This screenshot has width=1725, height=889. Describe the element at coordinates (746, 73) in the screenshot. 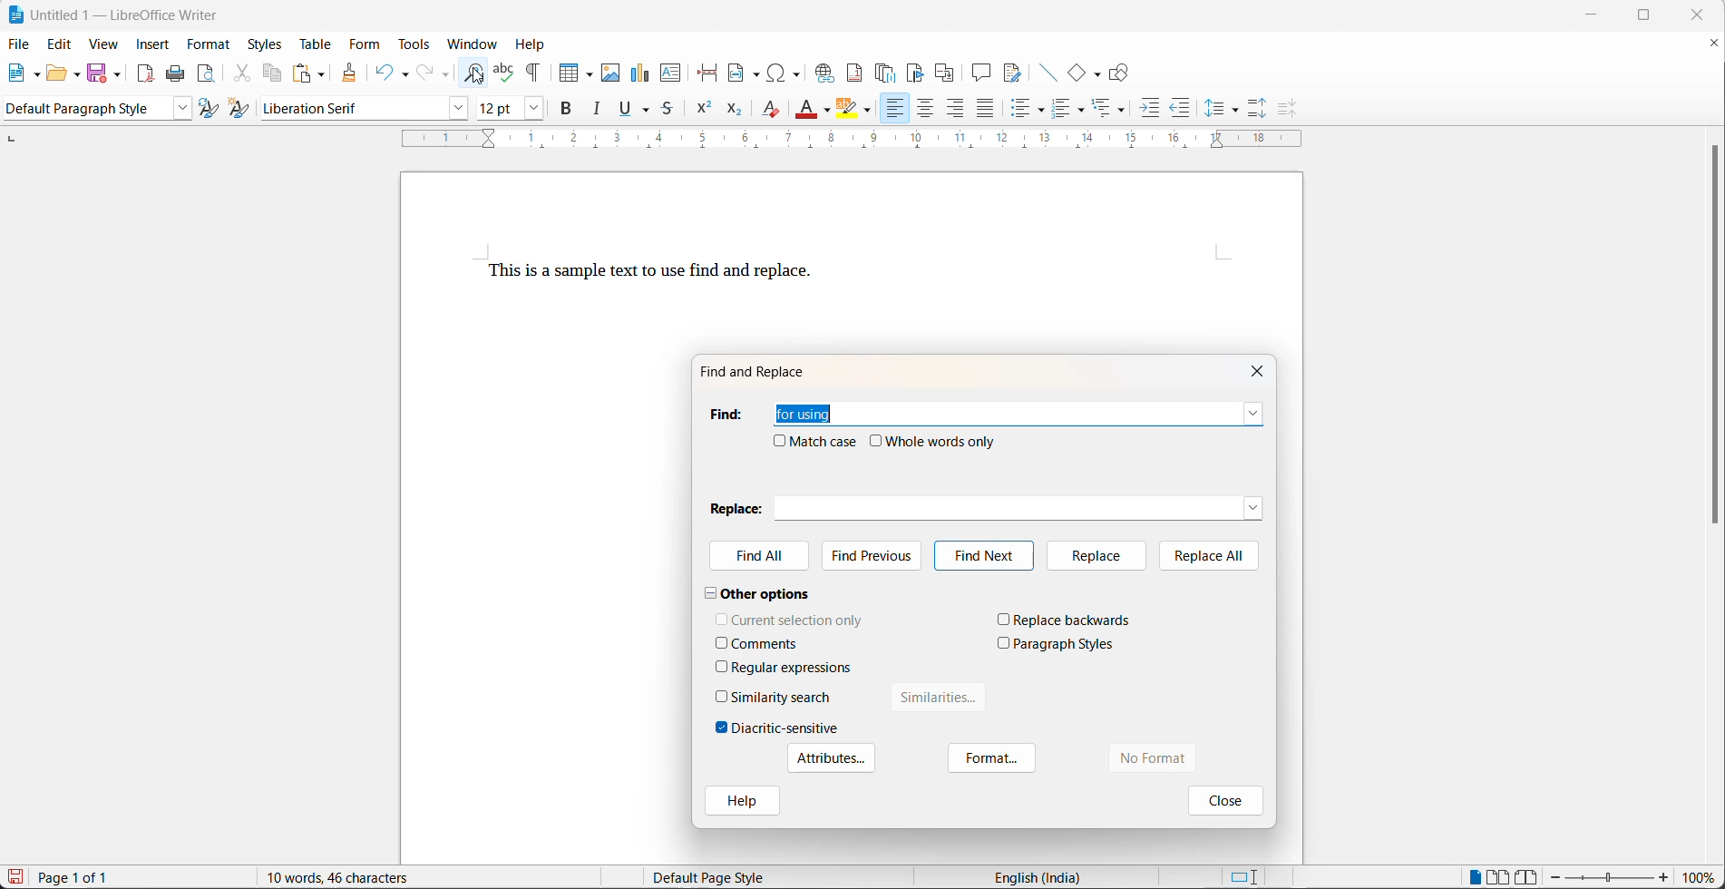

I see `insert field` at that location.